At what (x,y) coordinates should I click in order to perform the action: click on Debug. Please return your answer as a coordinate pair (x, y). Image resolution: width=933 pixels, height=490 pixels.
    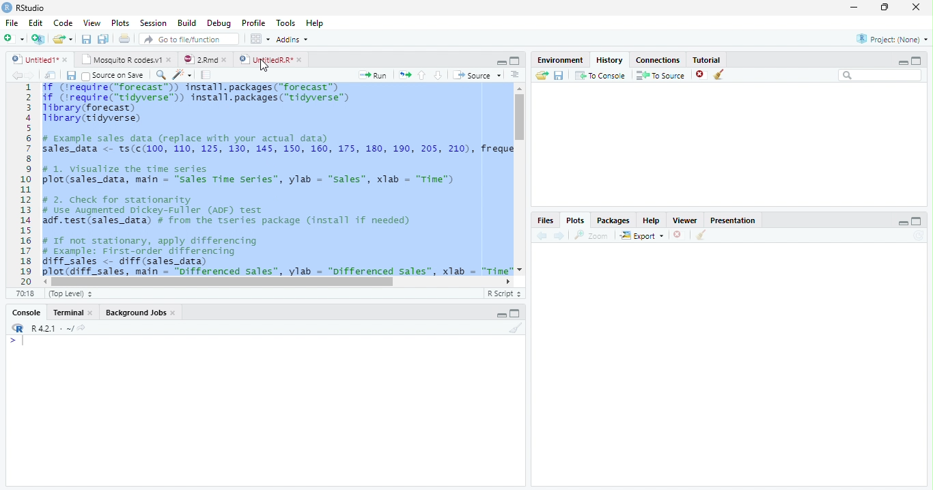
    Looking at the image, I should click on (219, 23).